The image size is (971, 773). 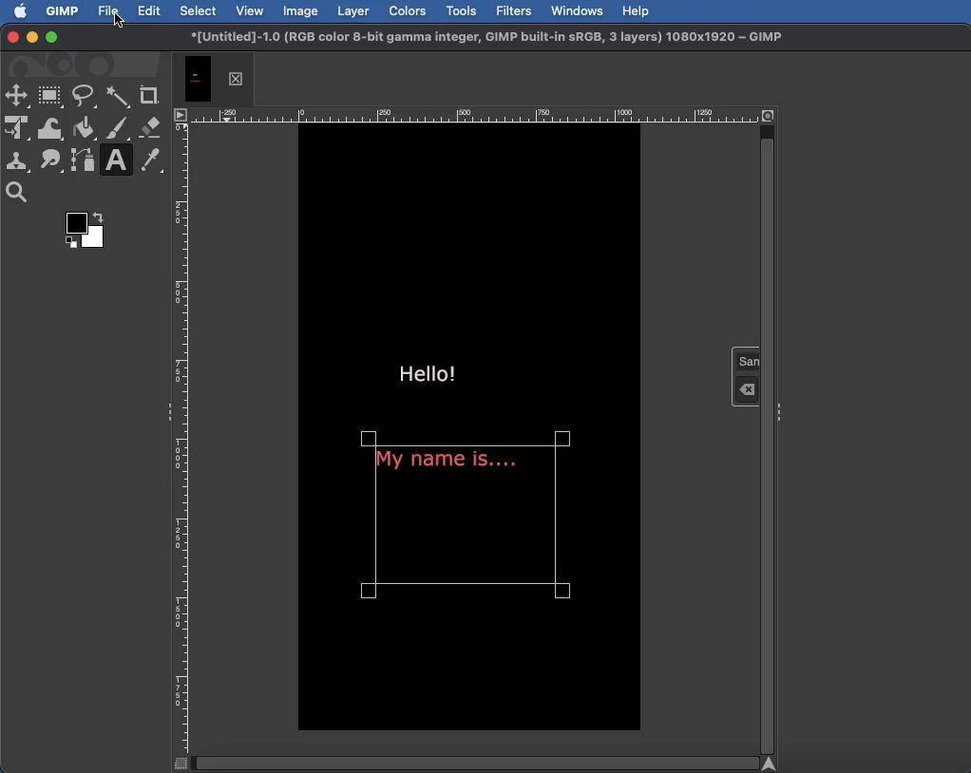 What do you see at coordinates (407, 10) in the screenshot?
I see `Colors` at bounding box center [407, 10].